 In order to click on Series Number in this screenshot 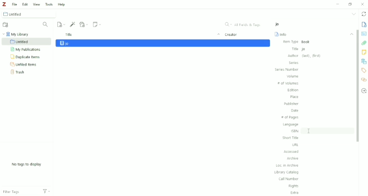, I will do `click(286, 69)`.